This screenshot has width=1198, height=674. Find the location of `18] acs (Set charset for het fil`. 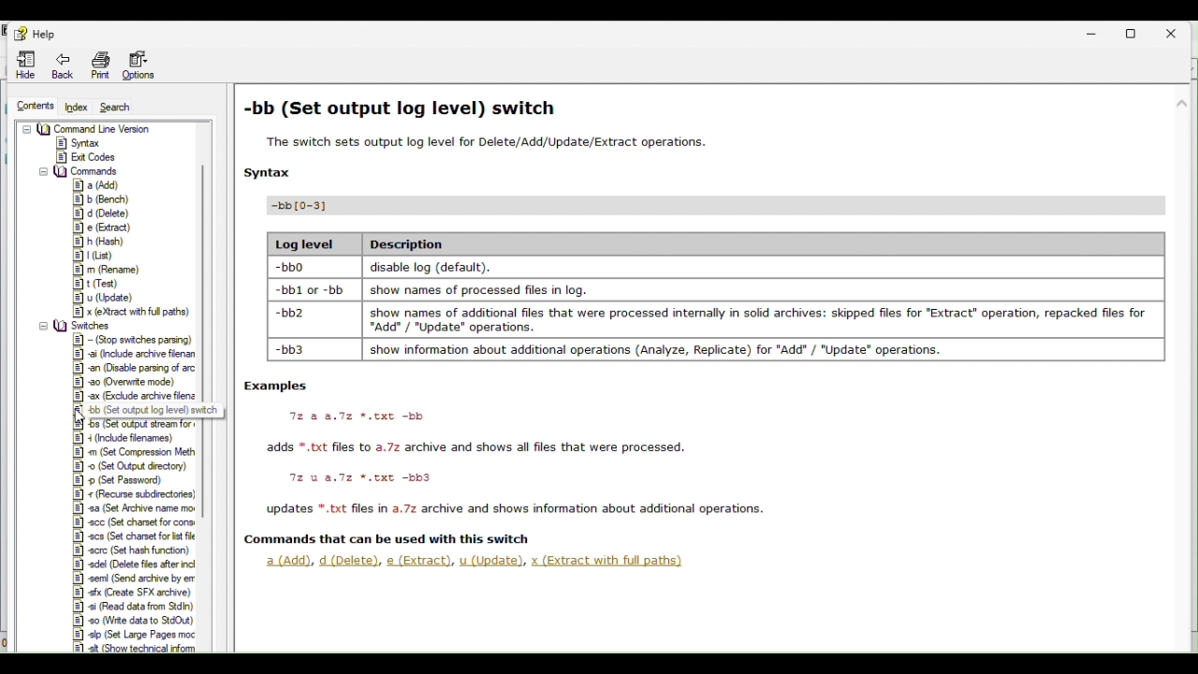

18] acs (Set charset for het fil is located at coordinates (132, 535).